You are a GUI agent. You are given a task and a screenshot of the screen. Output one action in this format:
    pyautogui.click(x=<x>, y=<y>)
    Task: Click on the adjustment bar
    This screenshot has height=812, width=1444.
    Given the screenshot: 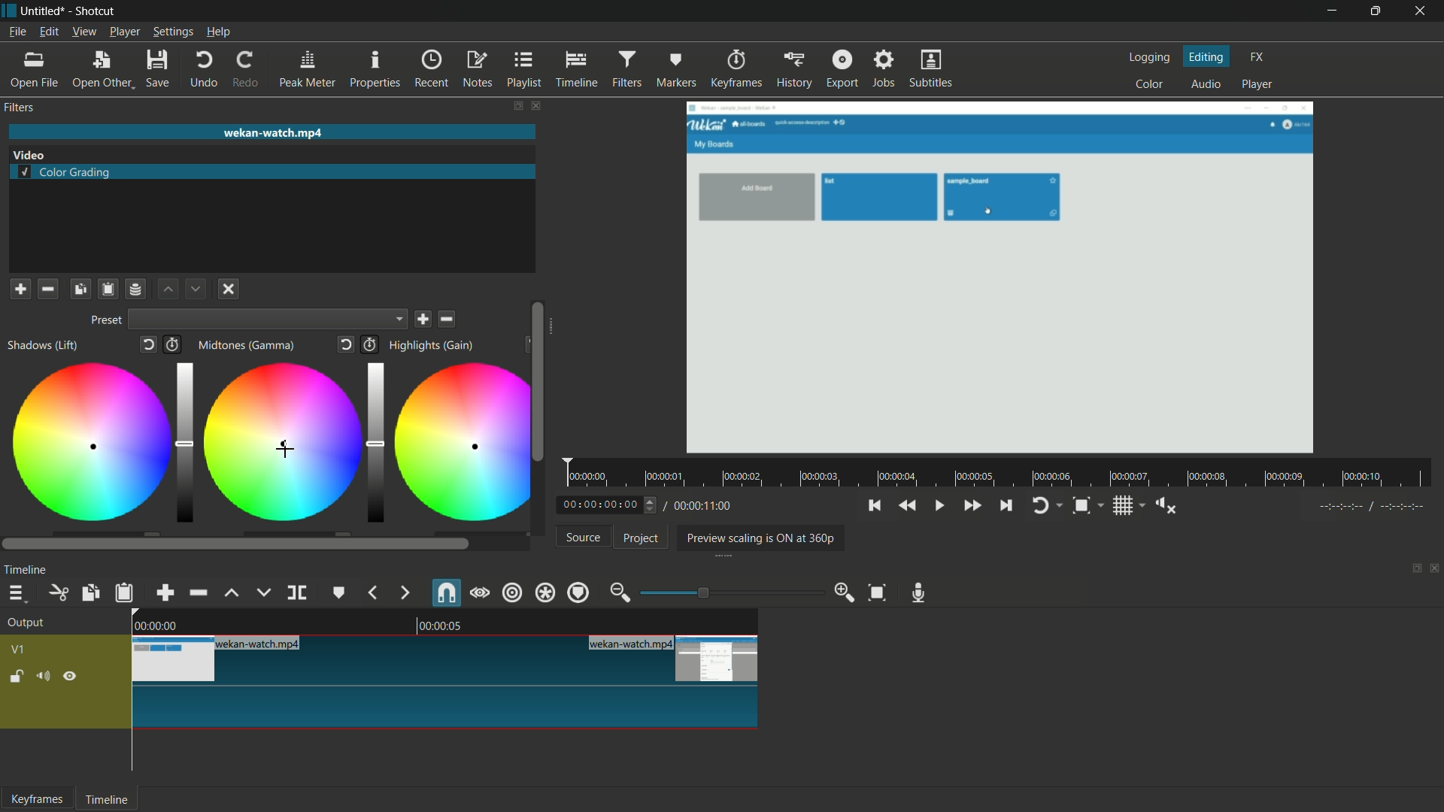 What is the action you would take?
    pyautogui.click(x=726, y=592)
    